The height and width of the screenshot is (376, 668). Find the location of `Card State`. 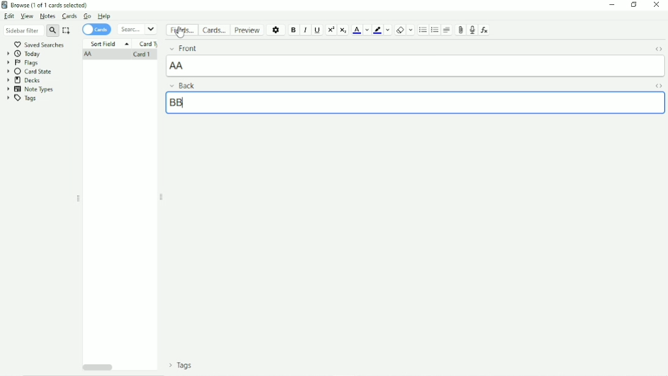

Card State is located at coordinates (31, 72).